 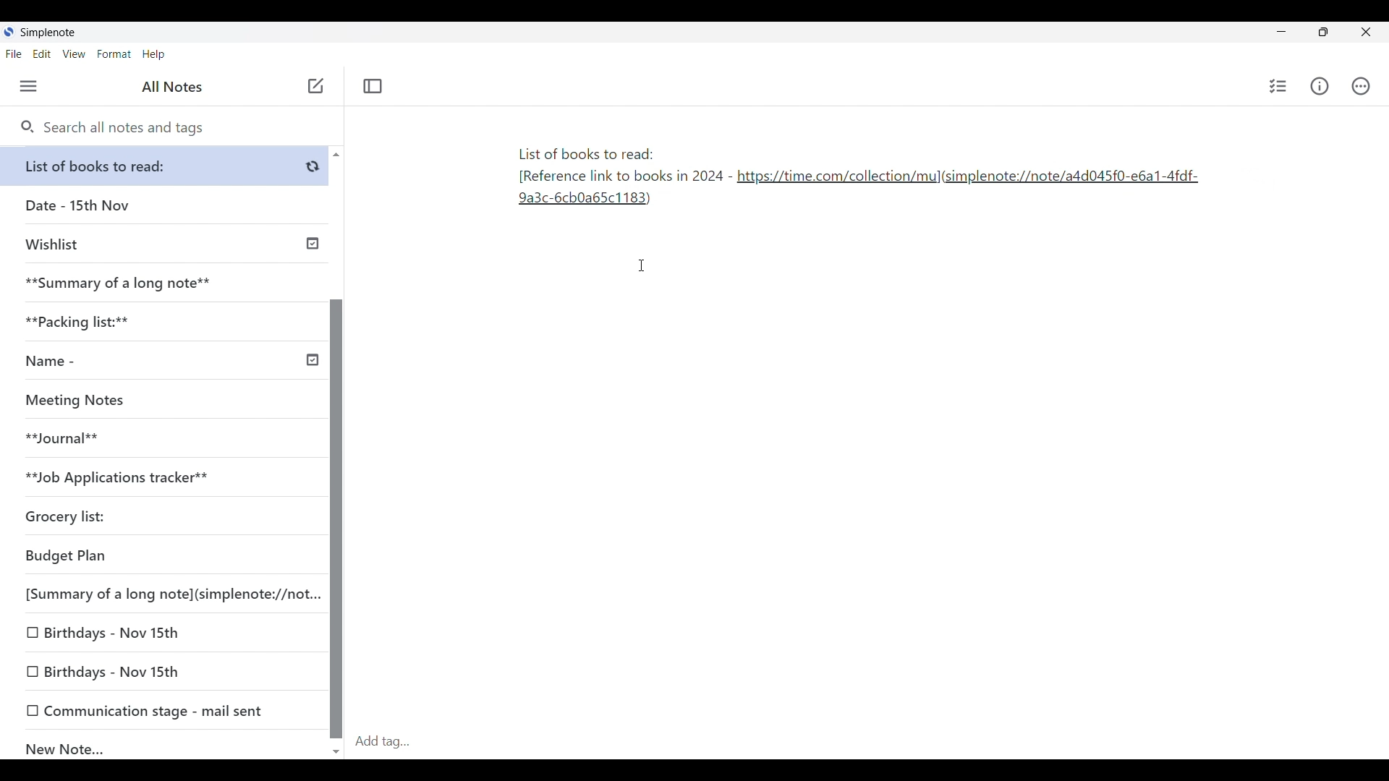 I want to click on Date - 15th Nov, so click(x=165, y=205).